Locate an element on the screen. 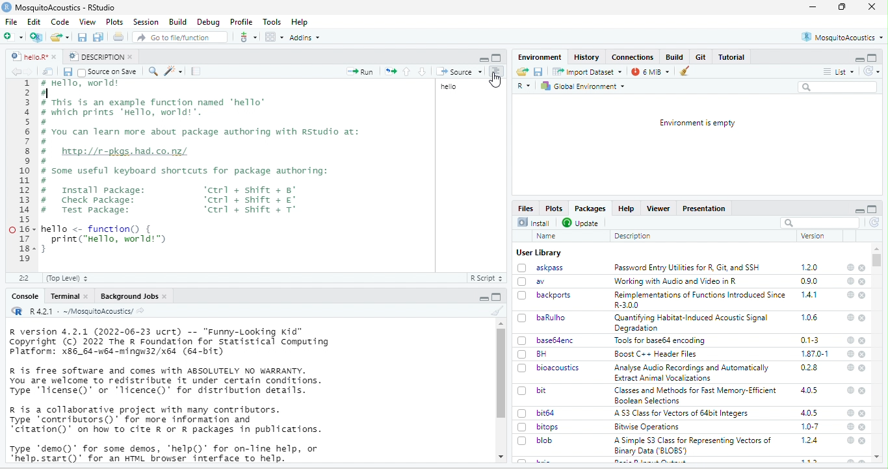 The image size is (888, 469). Profile is located at coordinates (242, 21).